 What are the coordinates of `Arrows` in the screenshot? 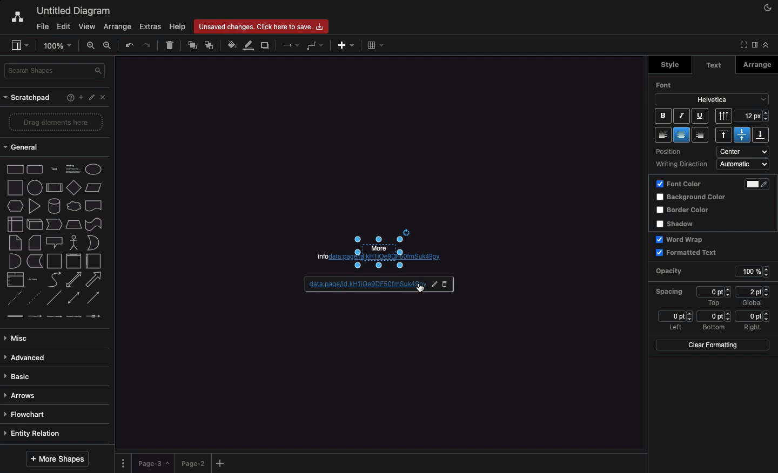 It's located at (22, 396).